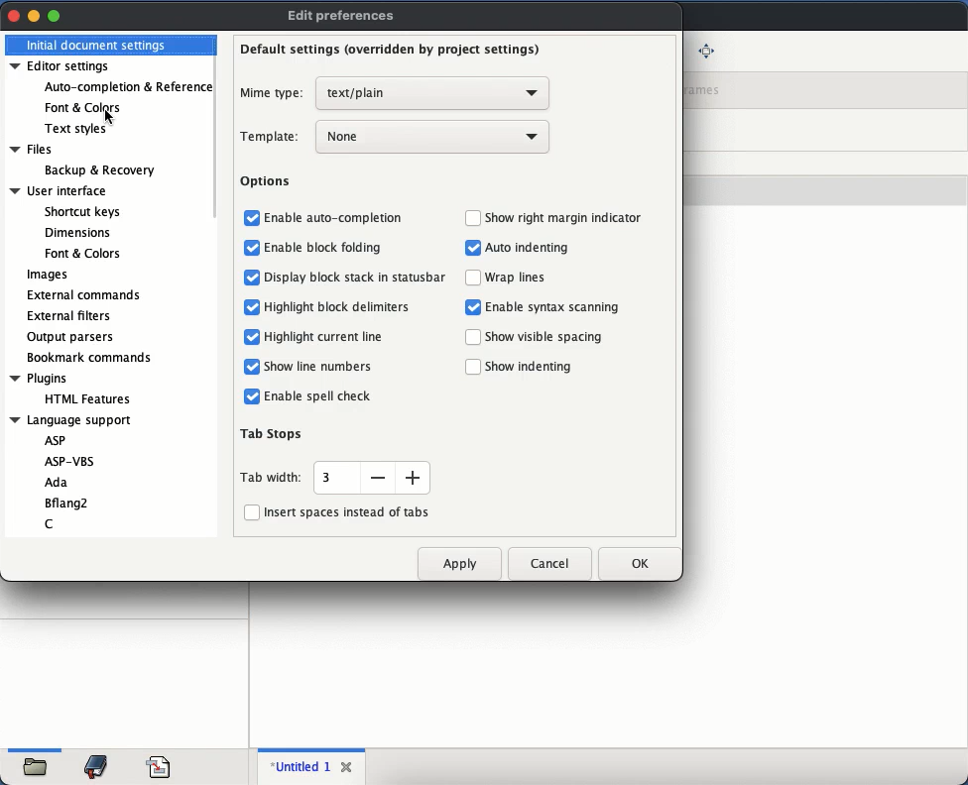 This screenshot has width=968, height=785. I want to click on increase, so click(414, 479).